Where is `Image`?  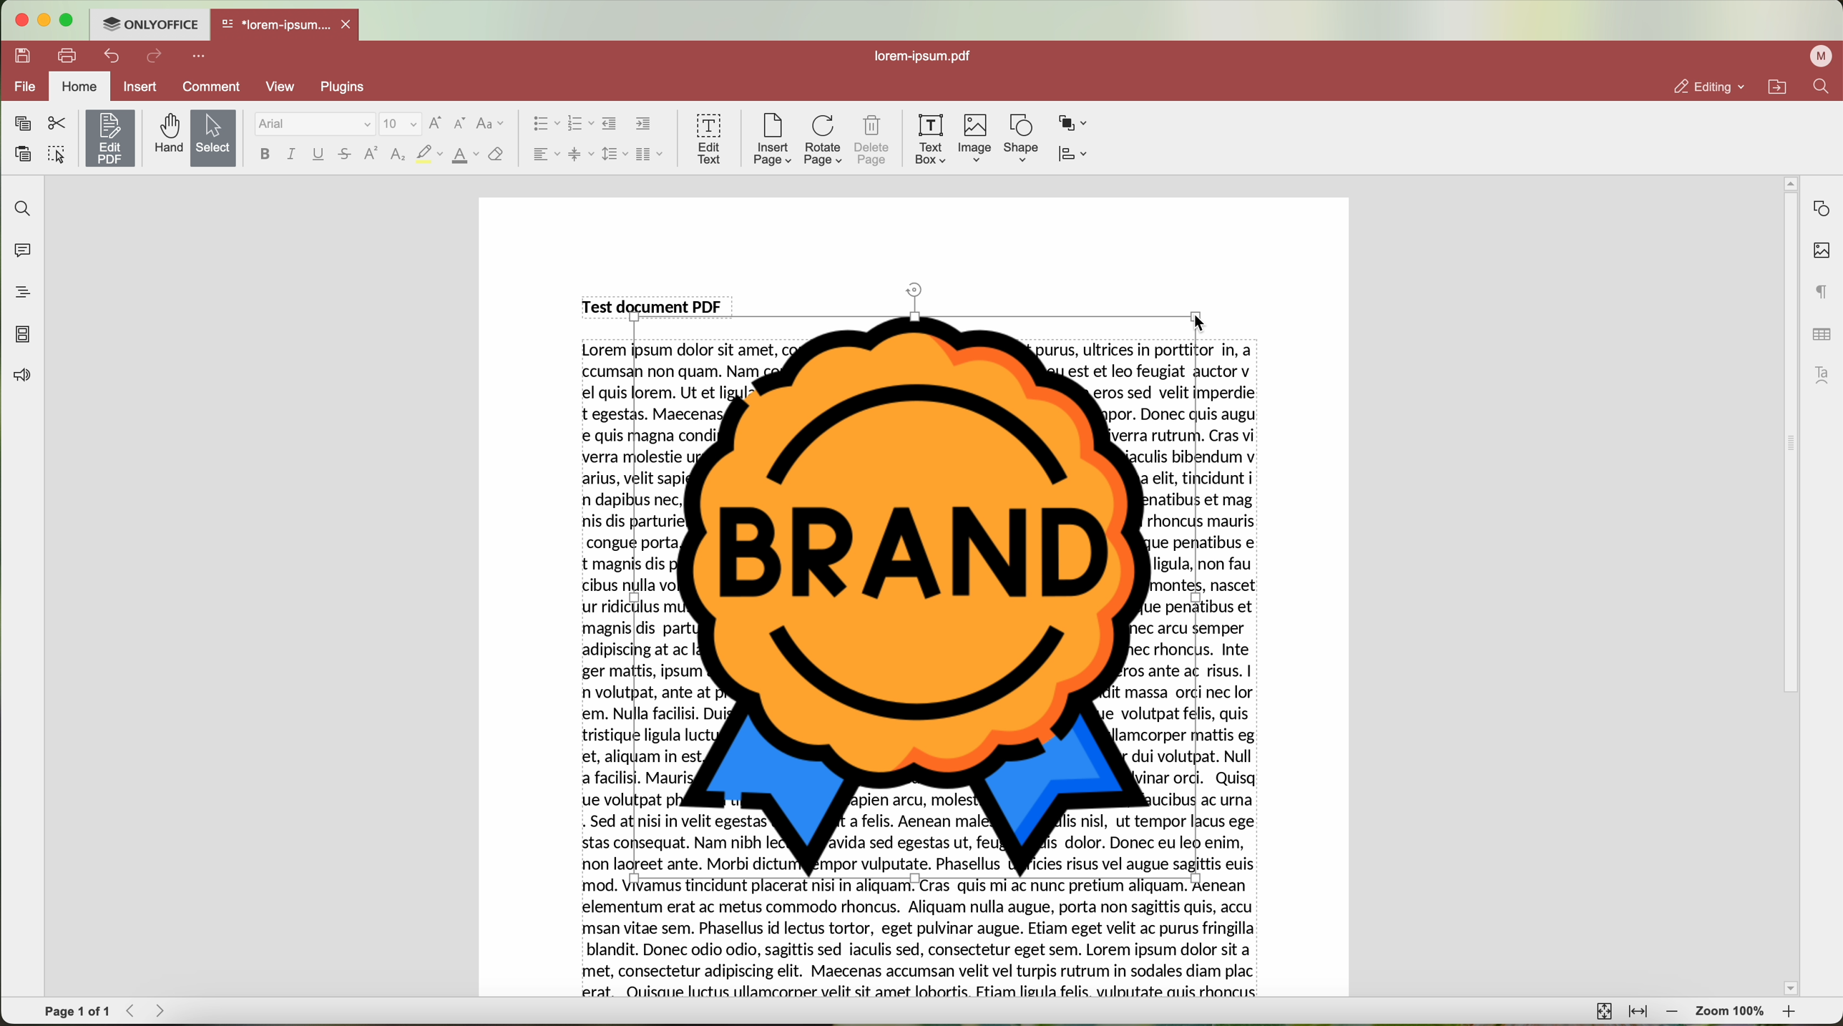 Image is located at coordinates (914, 599).